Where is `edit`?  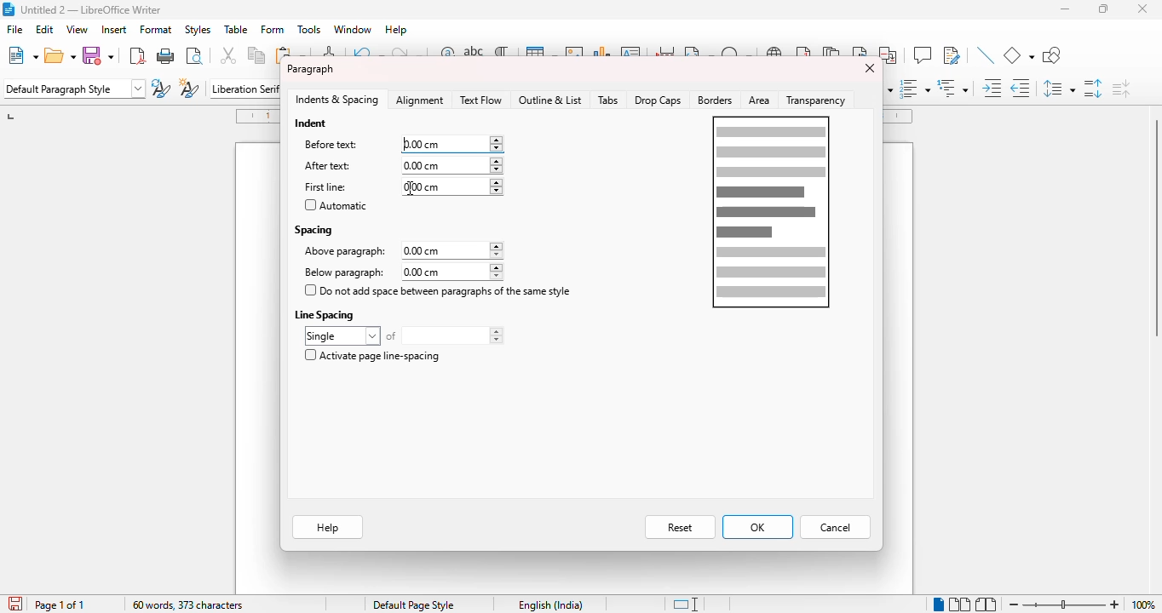 edit is located at coordinates (45, 29).